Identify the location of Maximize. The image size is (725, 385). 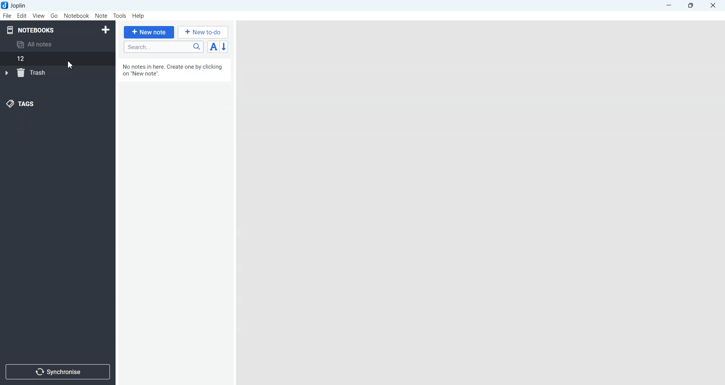
(692, 6).